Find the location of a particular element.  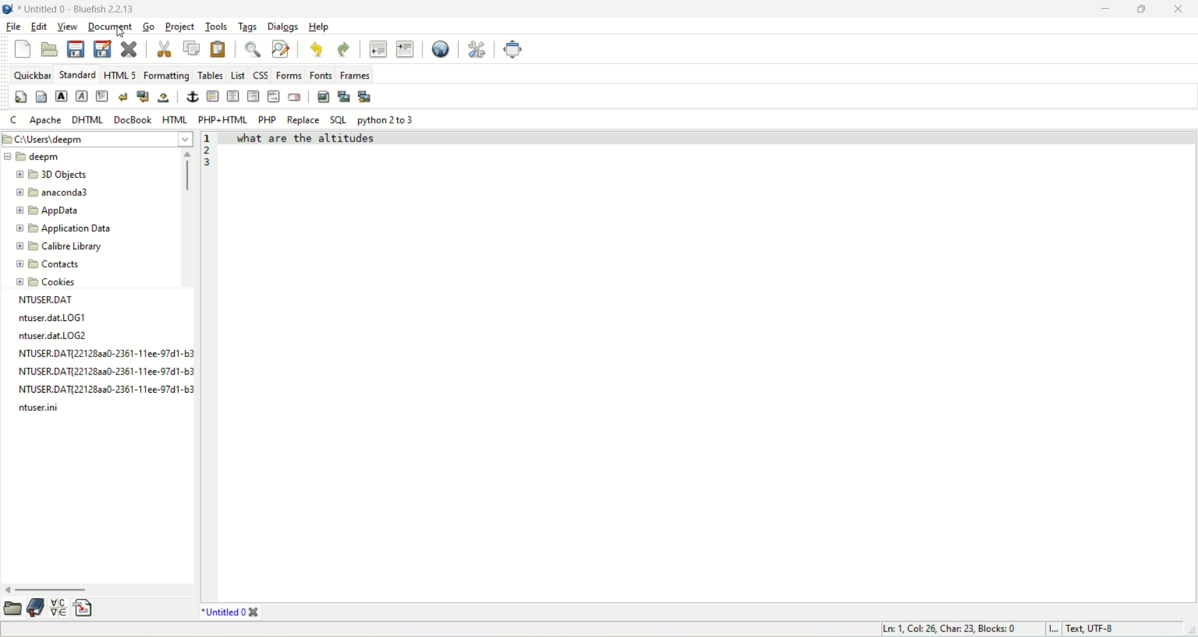

save file as is located at coordinates (104, 49).